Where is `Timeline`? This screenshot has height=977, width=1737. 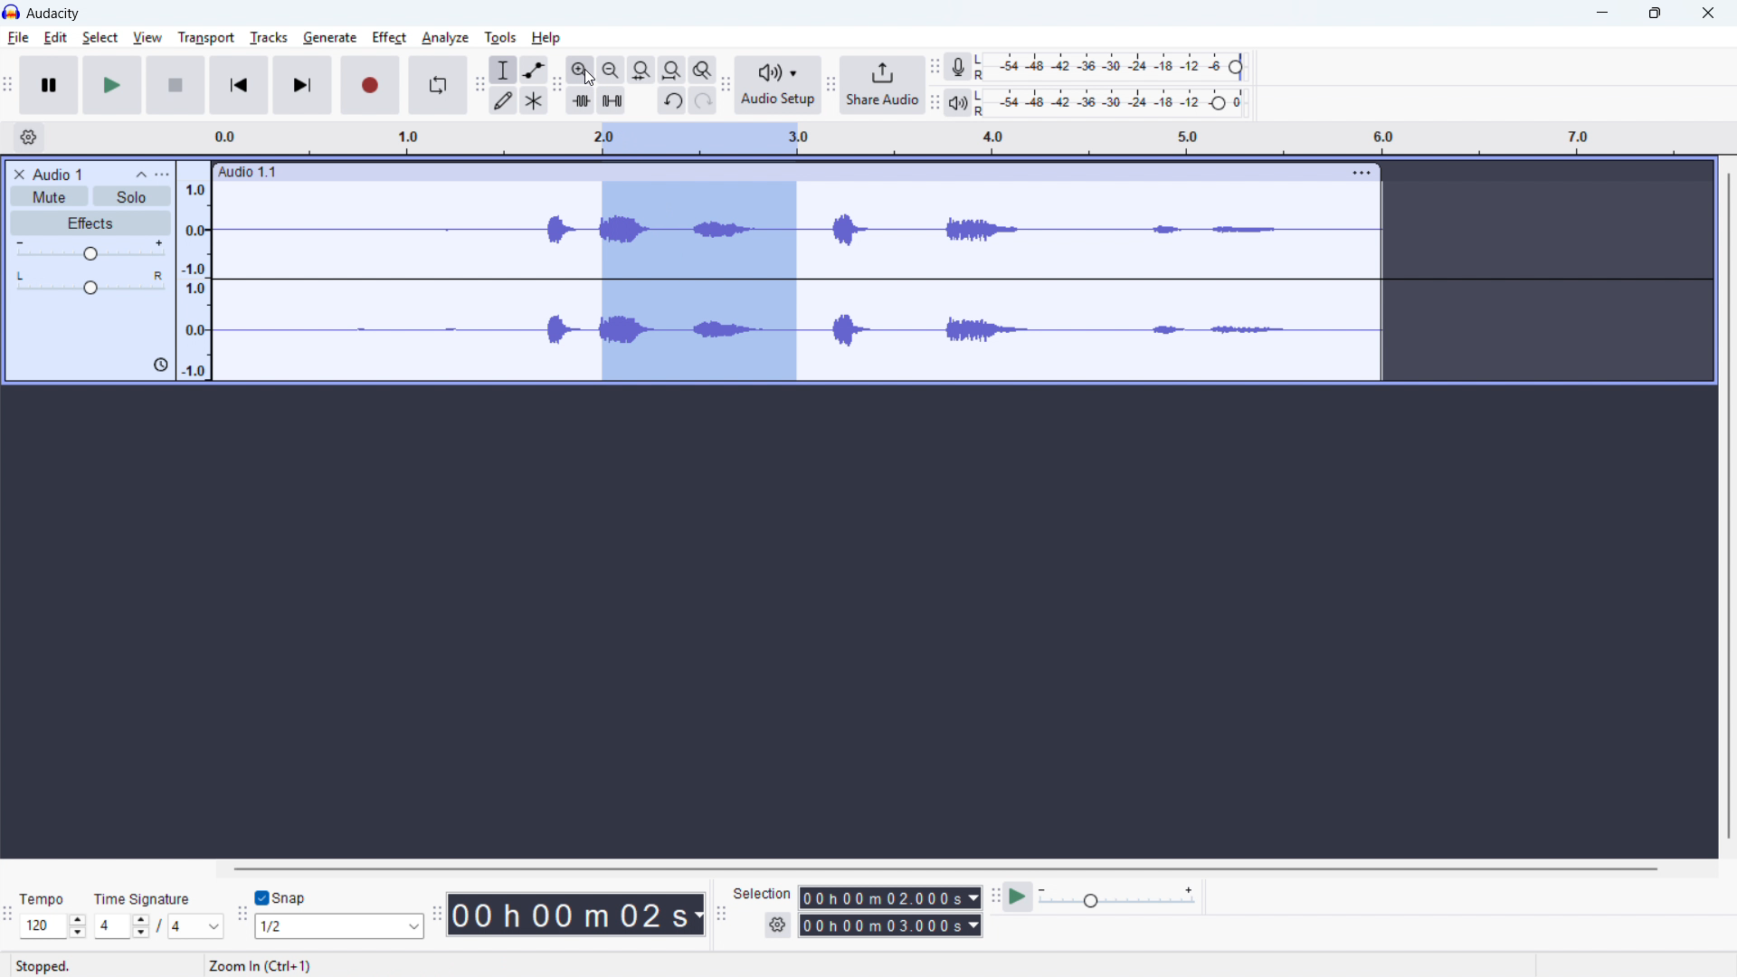 Timeline is located at coordinates (960, 138).